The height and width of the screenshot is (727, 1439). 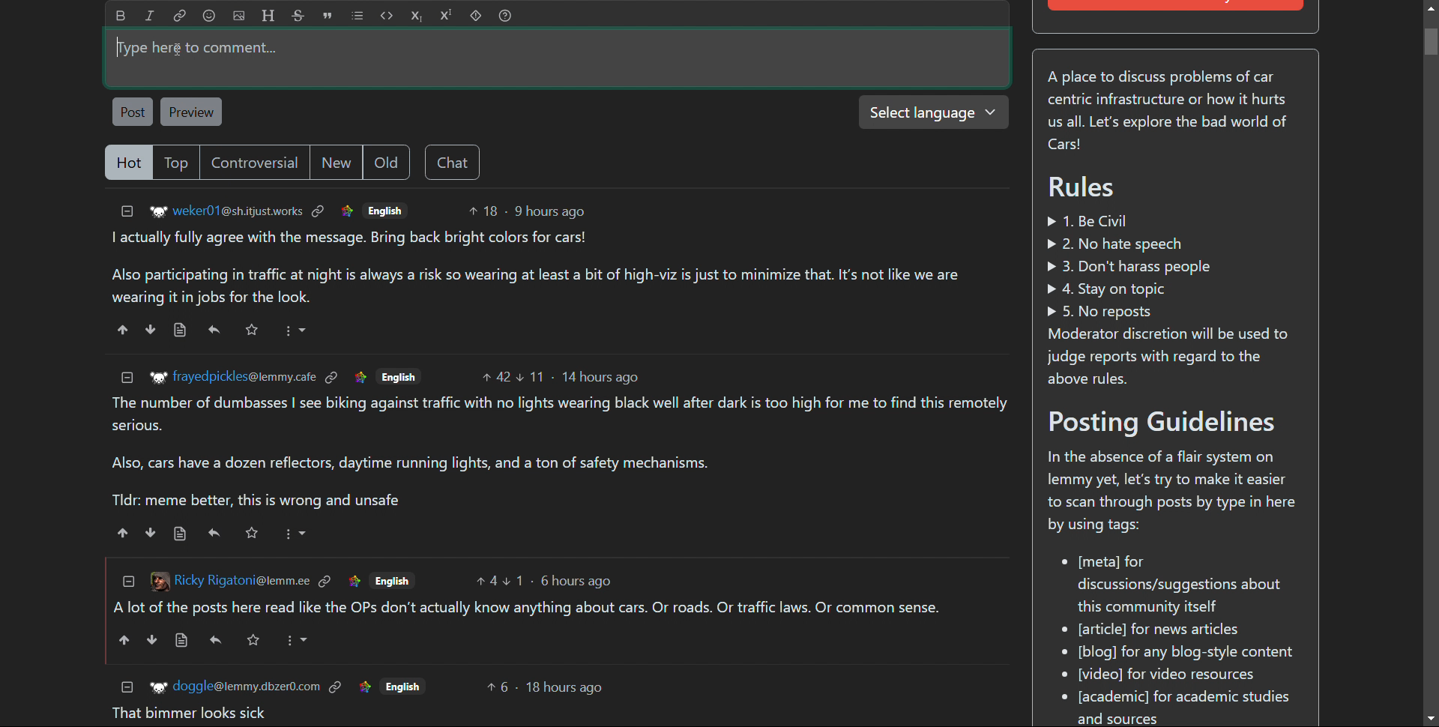 I want to click on bold, so click(x=121, y=16).